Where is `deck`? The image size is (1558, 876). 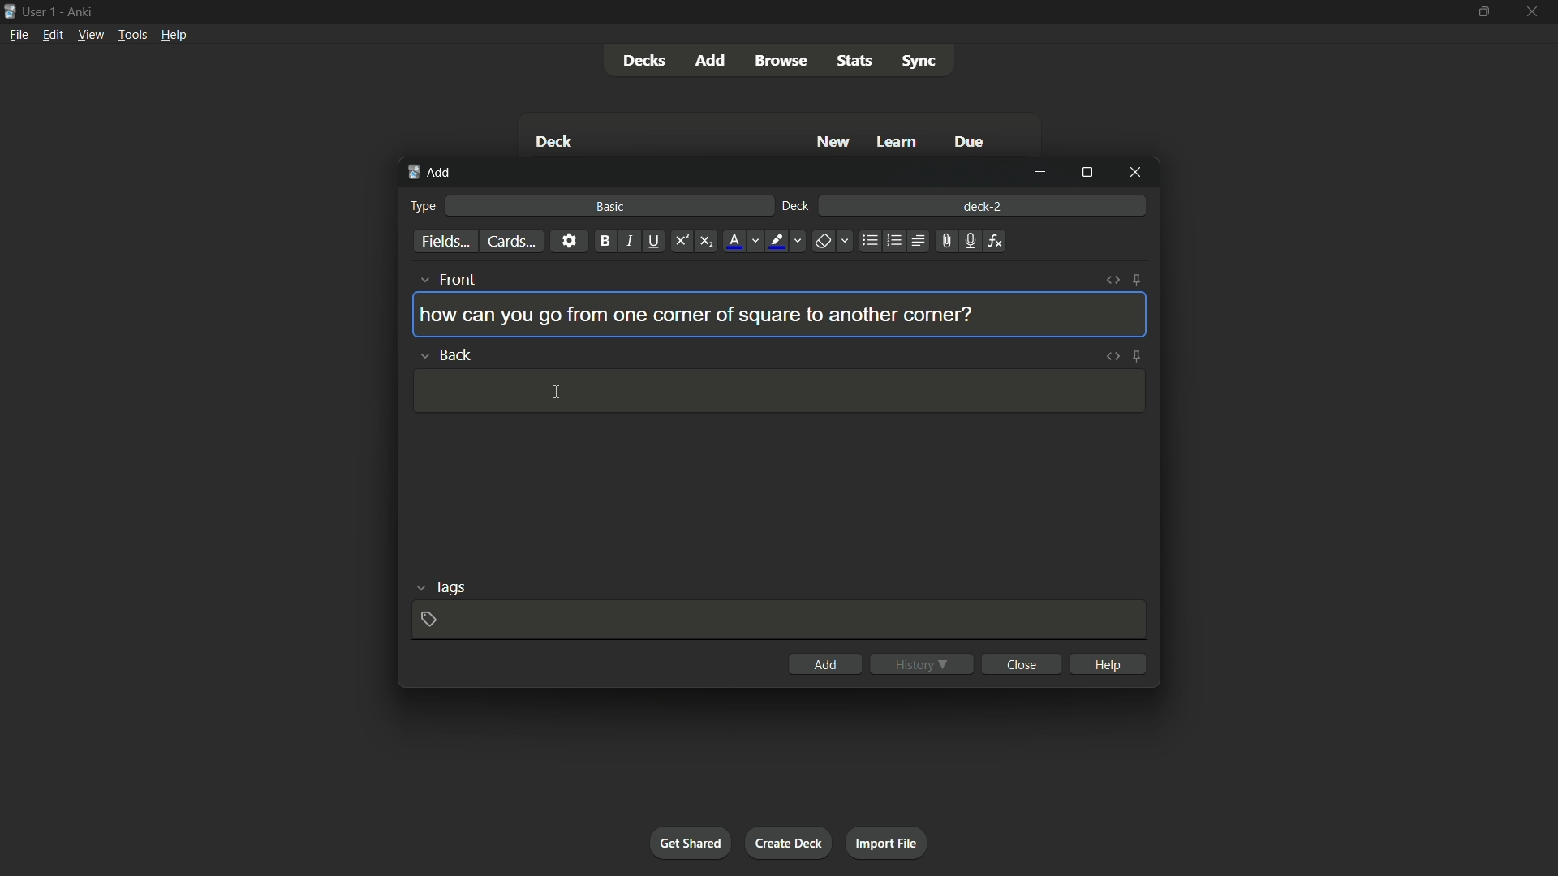
deck is located at coordinates (798, 207).